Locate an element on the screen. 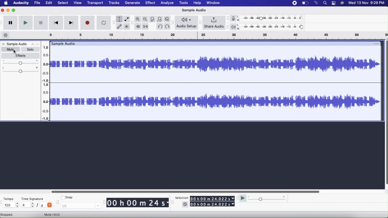  Minimize is located at coordinates (14, 11).